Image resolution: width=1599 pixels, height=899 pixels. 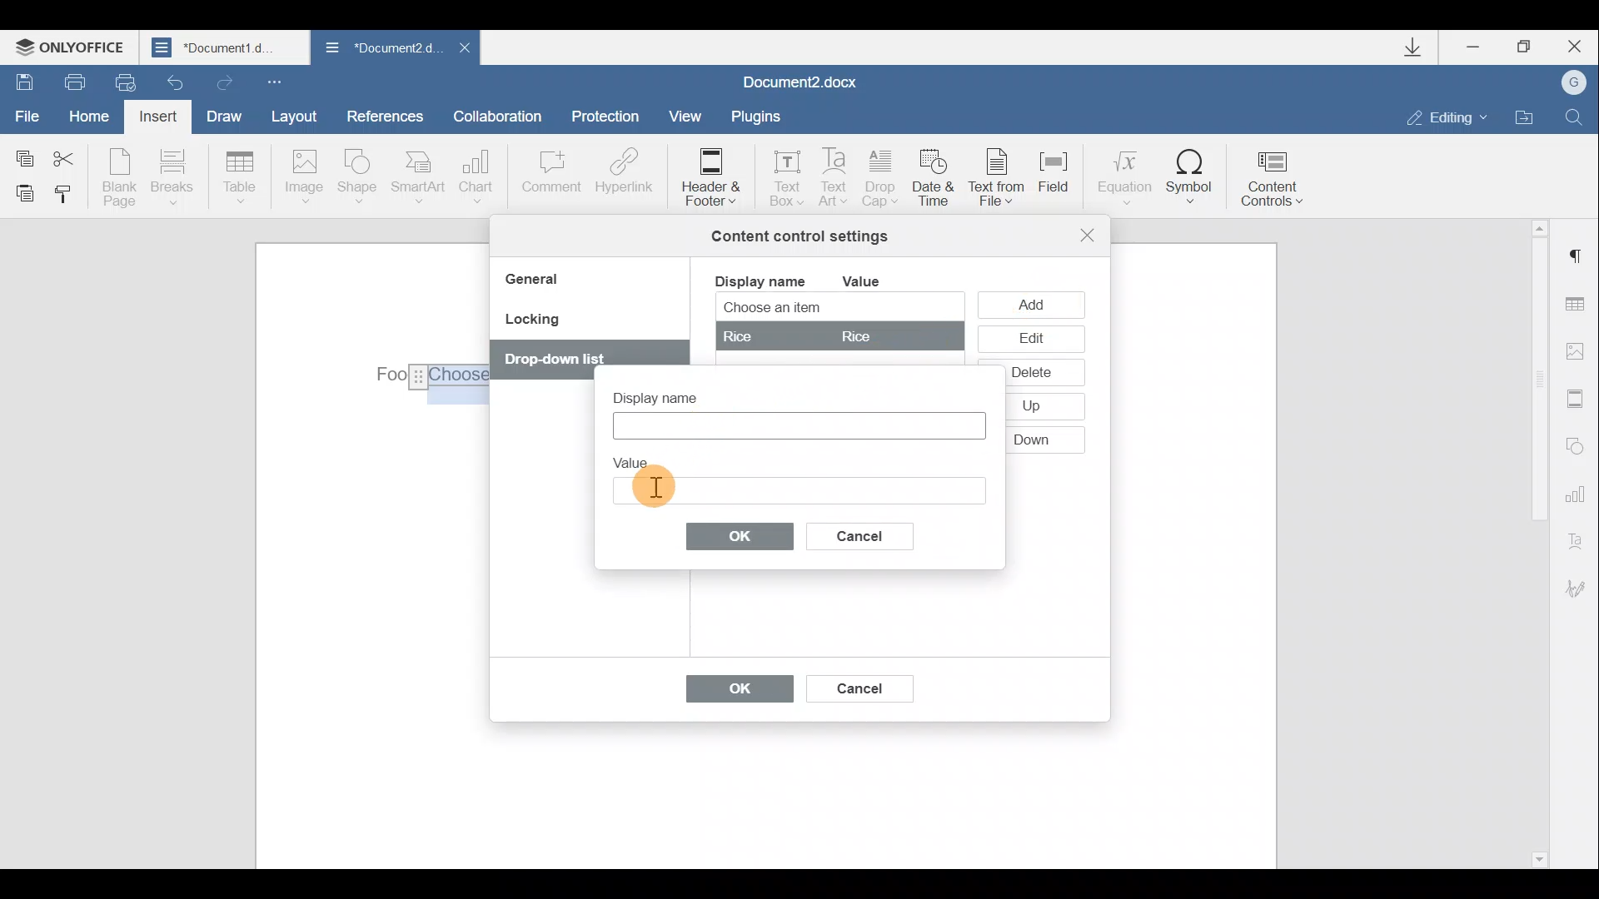 I want to click on Equation, so click(x=1123, y=174).